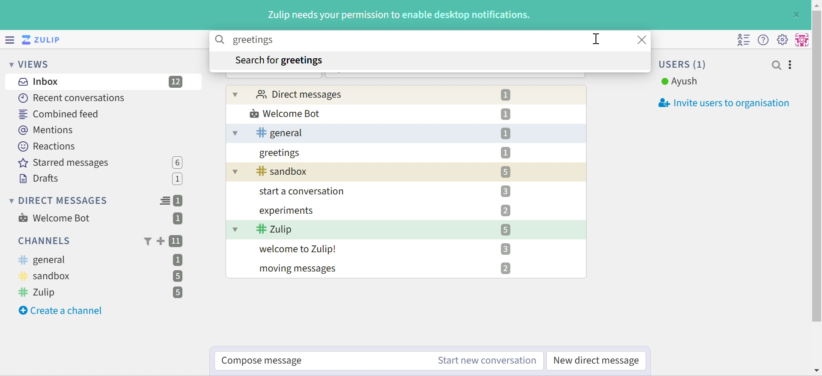 The width and height of the screenshot is (822, 376). What do you see at coordinates (235, 133) in the screenshot?
I see `general` at bounding box center [235, 133].